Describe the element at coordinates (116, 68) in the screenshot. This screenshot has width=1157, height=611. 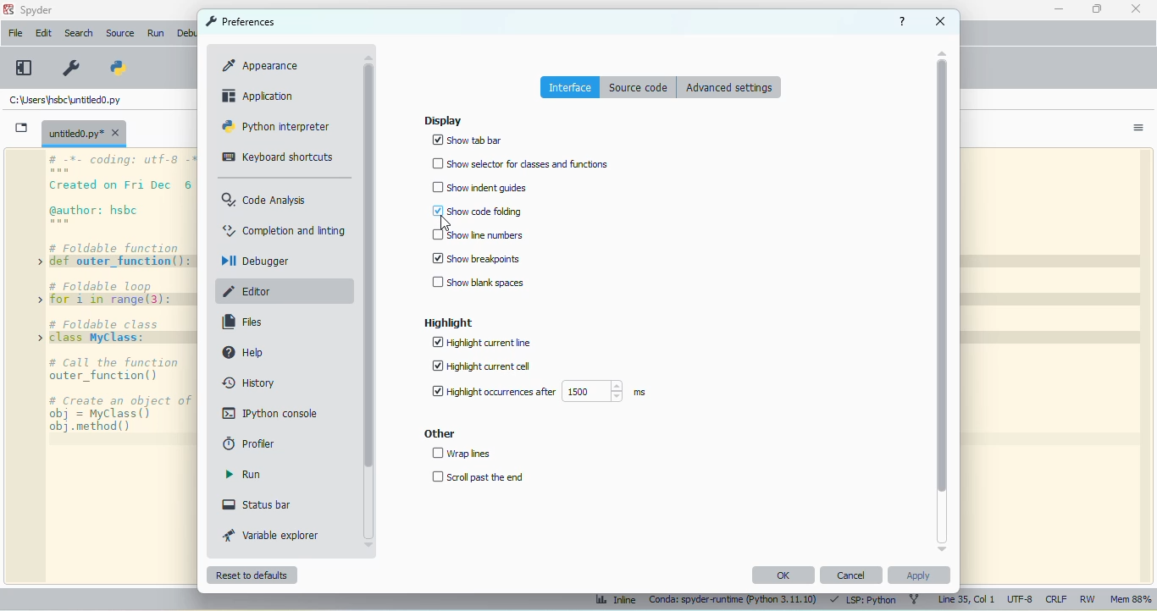
I see `PYTHONPATH manager` at that location.